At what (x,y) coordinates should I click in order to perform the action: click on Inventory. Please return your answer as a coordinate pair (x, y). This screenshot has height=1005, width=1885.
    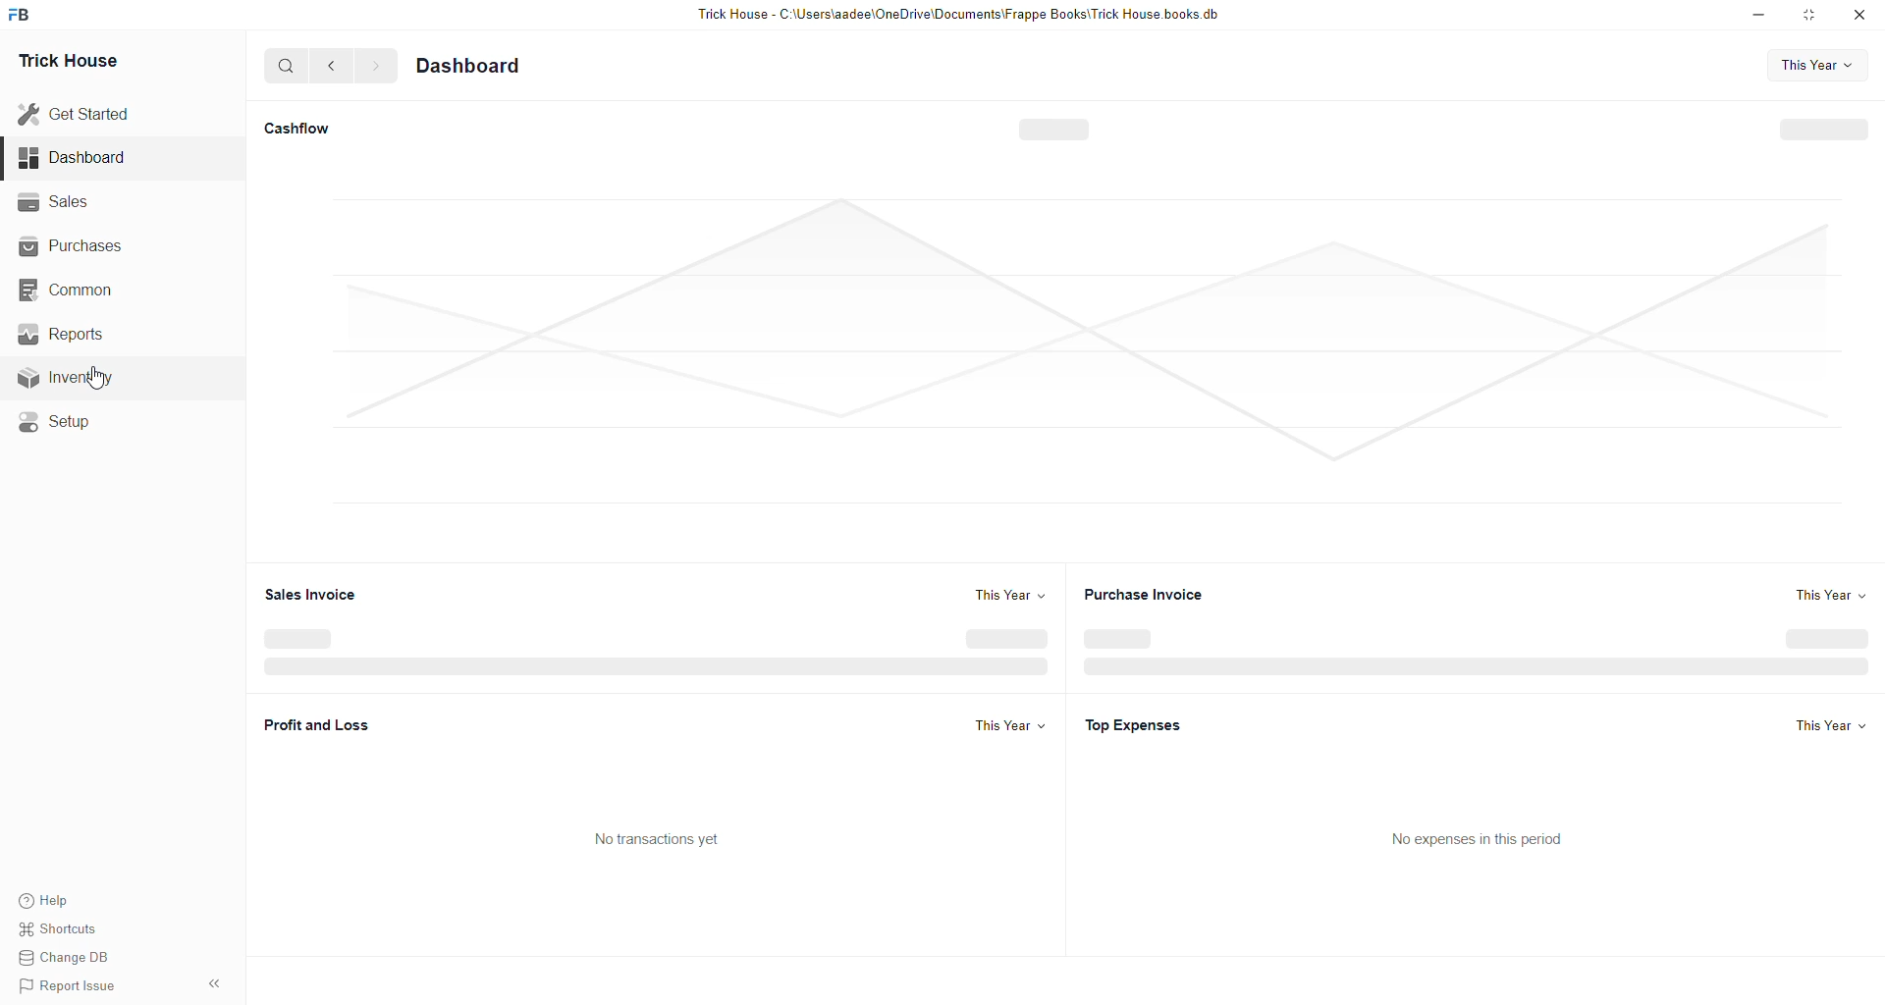
    Looking at the image, I should click on (70, 382).